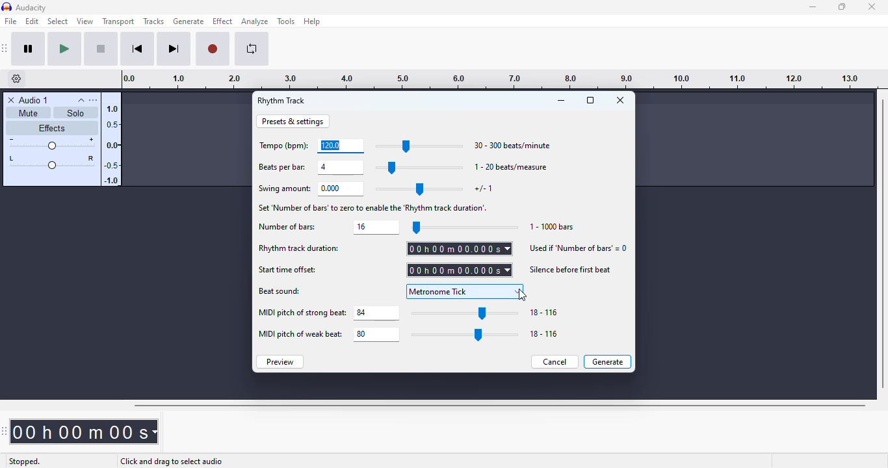 The image size is (888, 468). Describe the element at coordinates (560, 100) in the screenshot. I see `minimize` at that location.